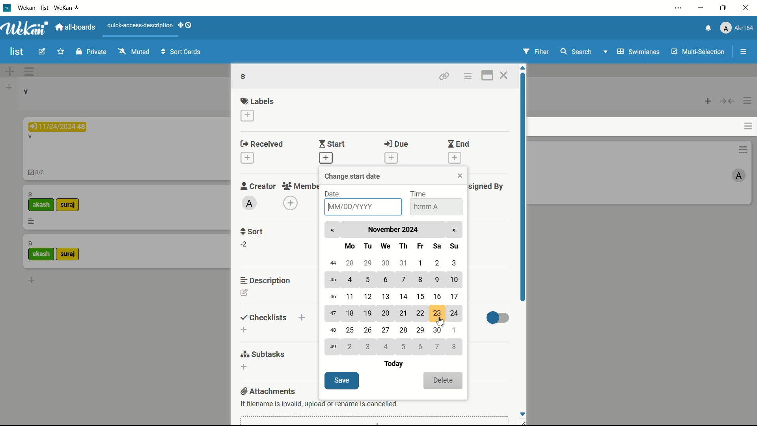 The image size is (757, 426). I want to click on private, so click(93, 51).